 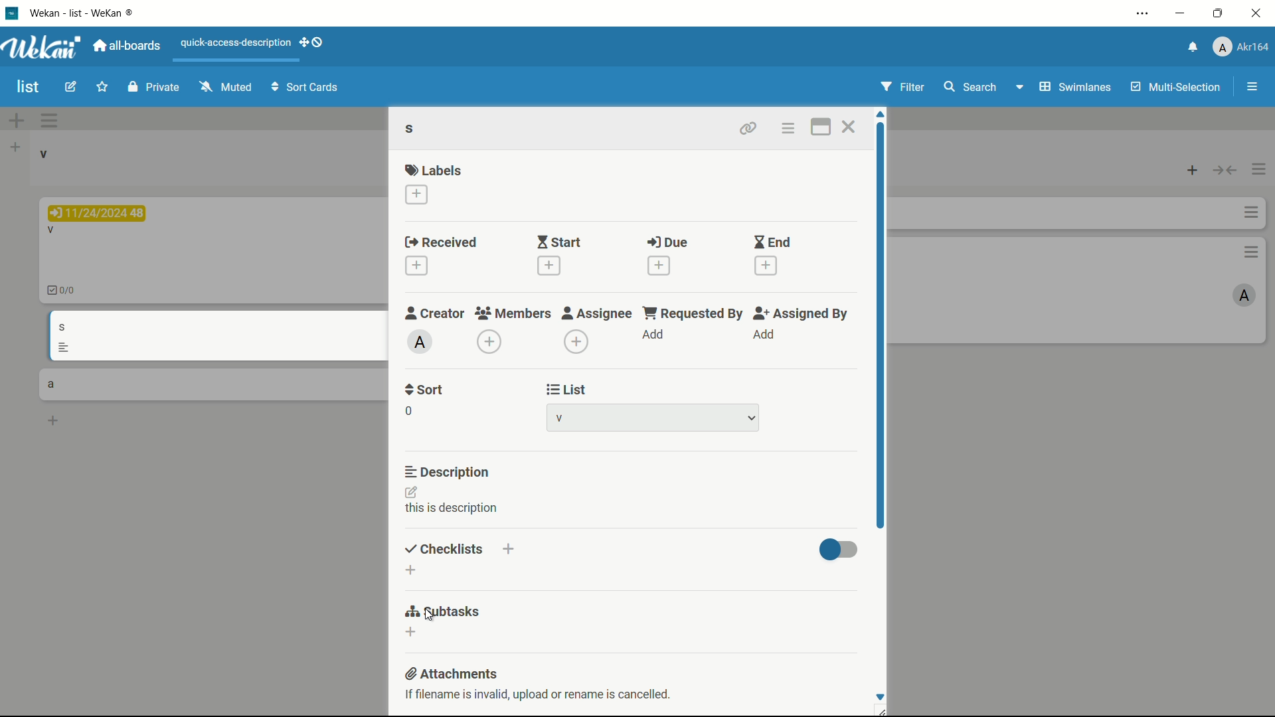 What do you see at coordinates (1142, 13) in the screenshot?
I see `settings and more` at bounding box center [1142, 13].